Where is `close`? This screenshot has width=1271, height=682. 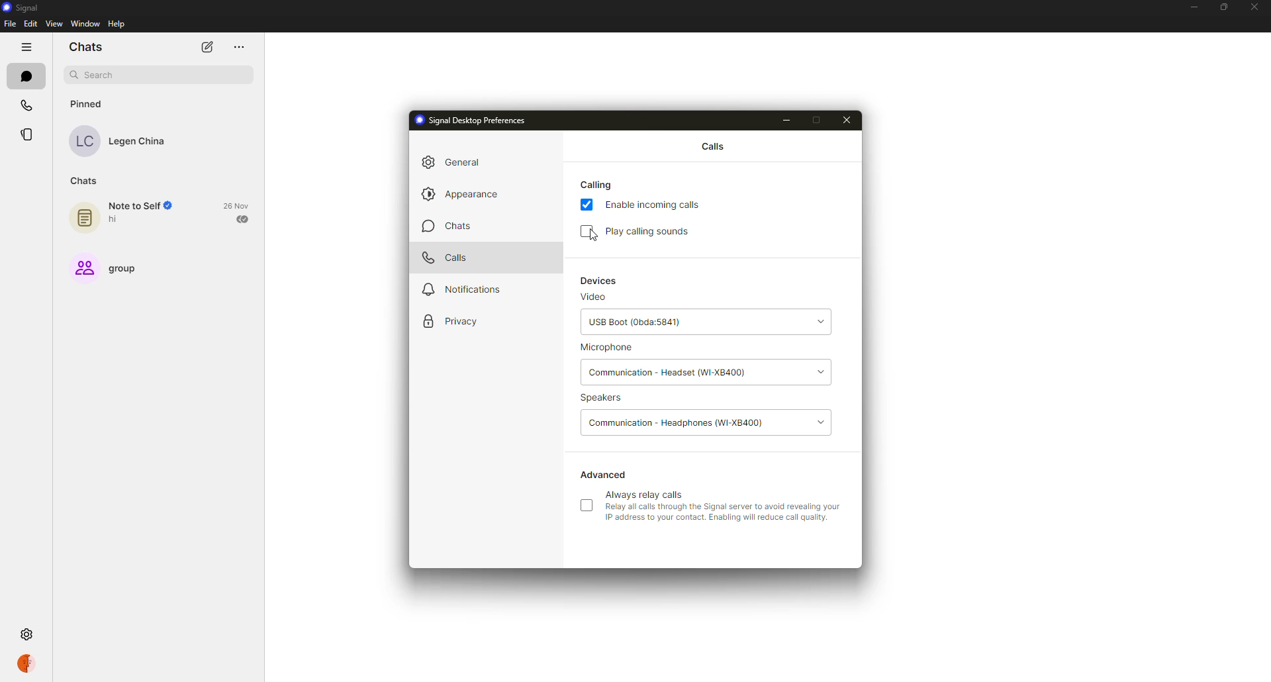
close is located at coordinates (849, 121).